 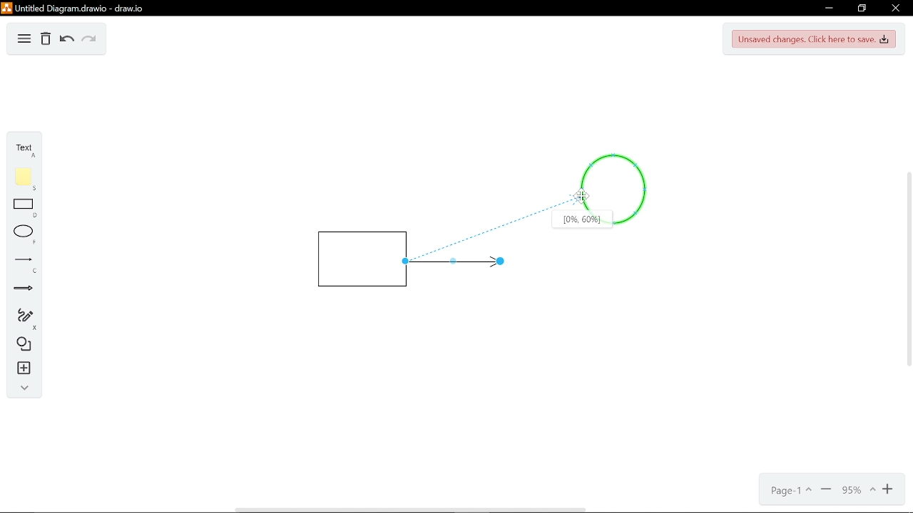 I want to click on Diagram, so click(x=21, y=343).